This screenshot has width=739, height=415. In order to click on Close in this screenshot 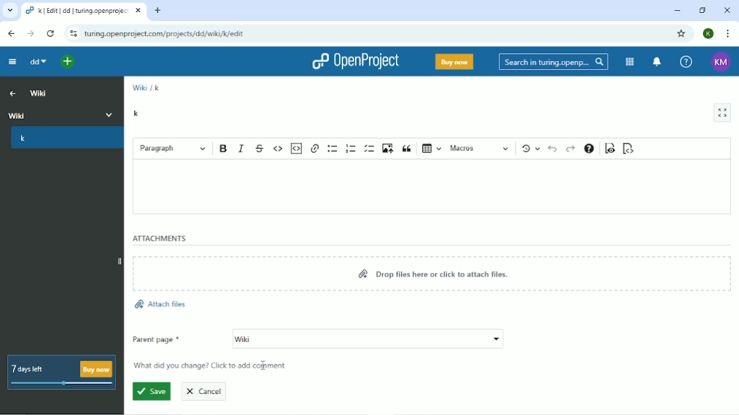, I will do `click(727, 10)`.